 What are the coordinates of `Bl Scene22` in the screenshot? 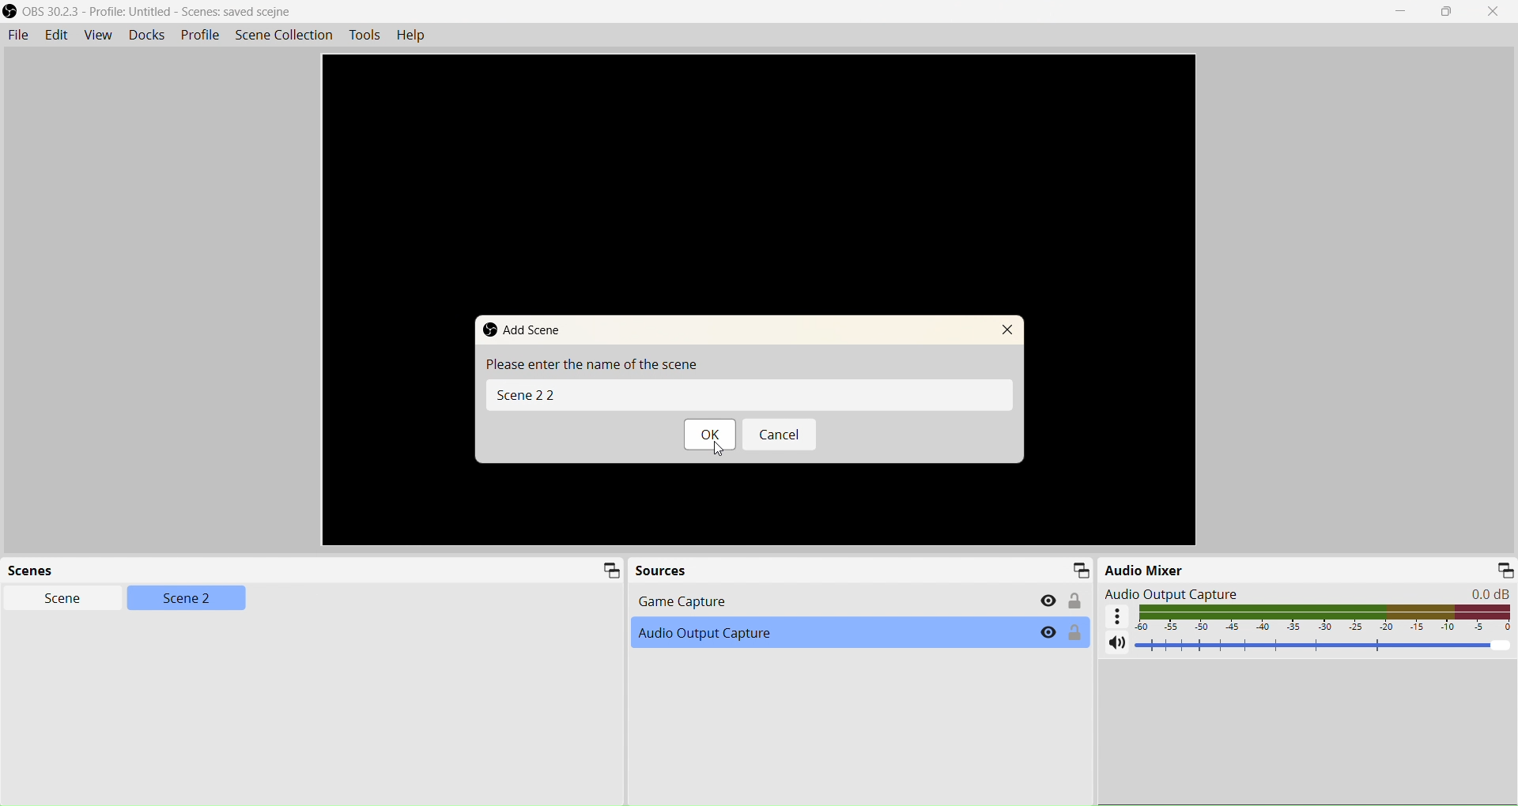 It's located at (525, 394).